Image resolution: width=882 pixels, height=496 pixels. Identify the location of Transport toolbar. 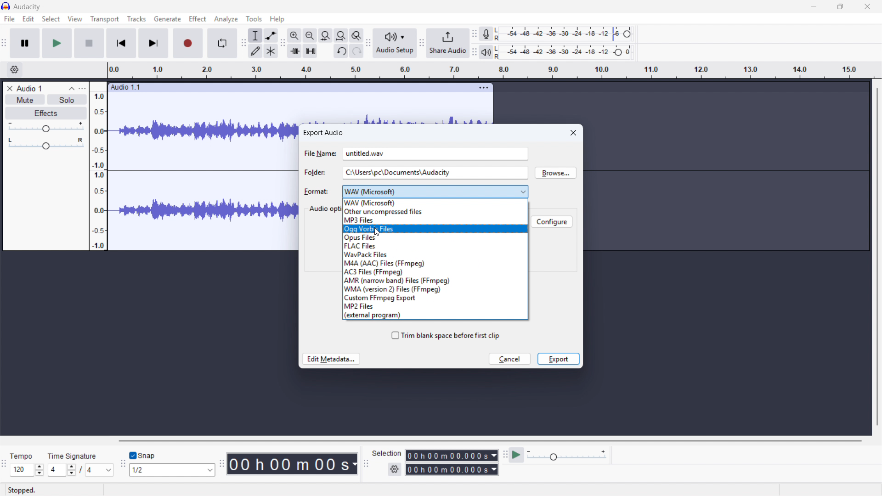
(4, 44).